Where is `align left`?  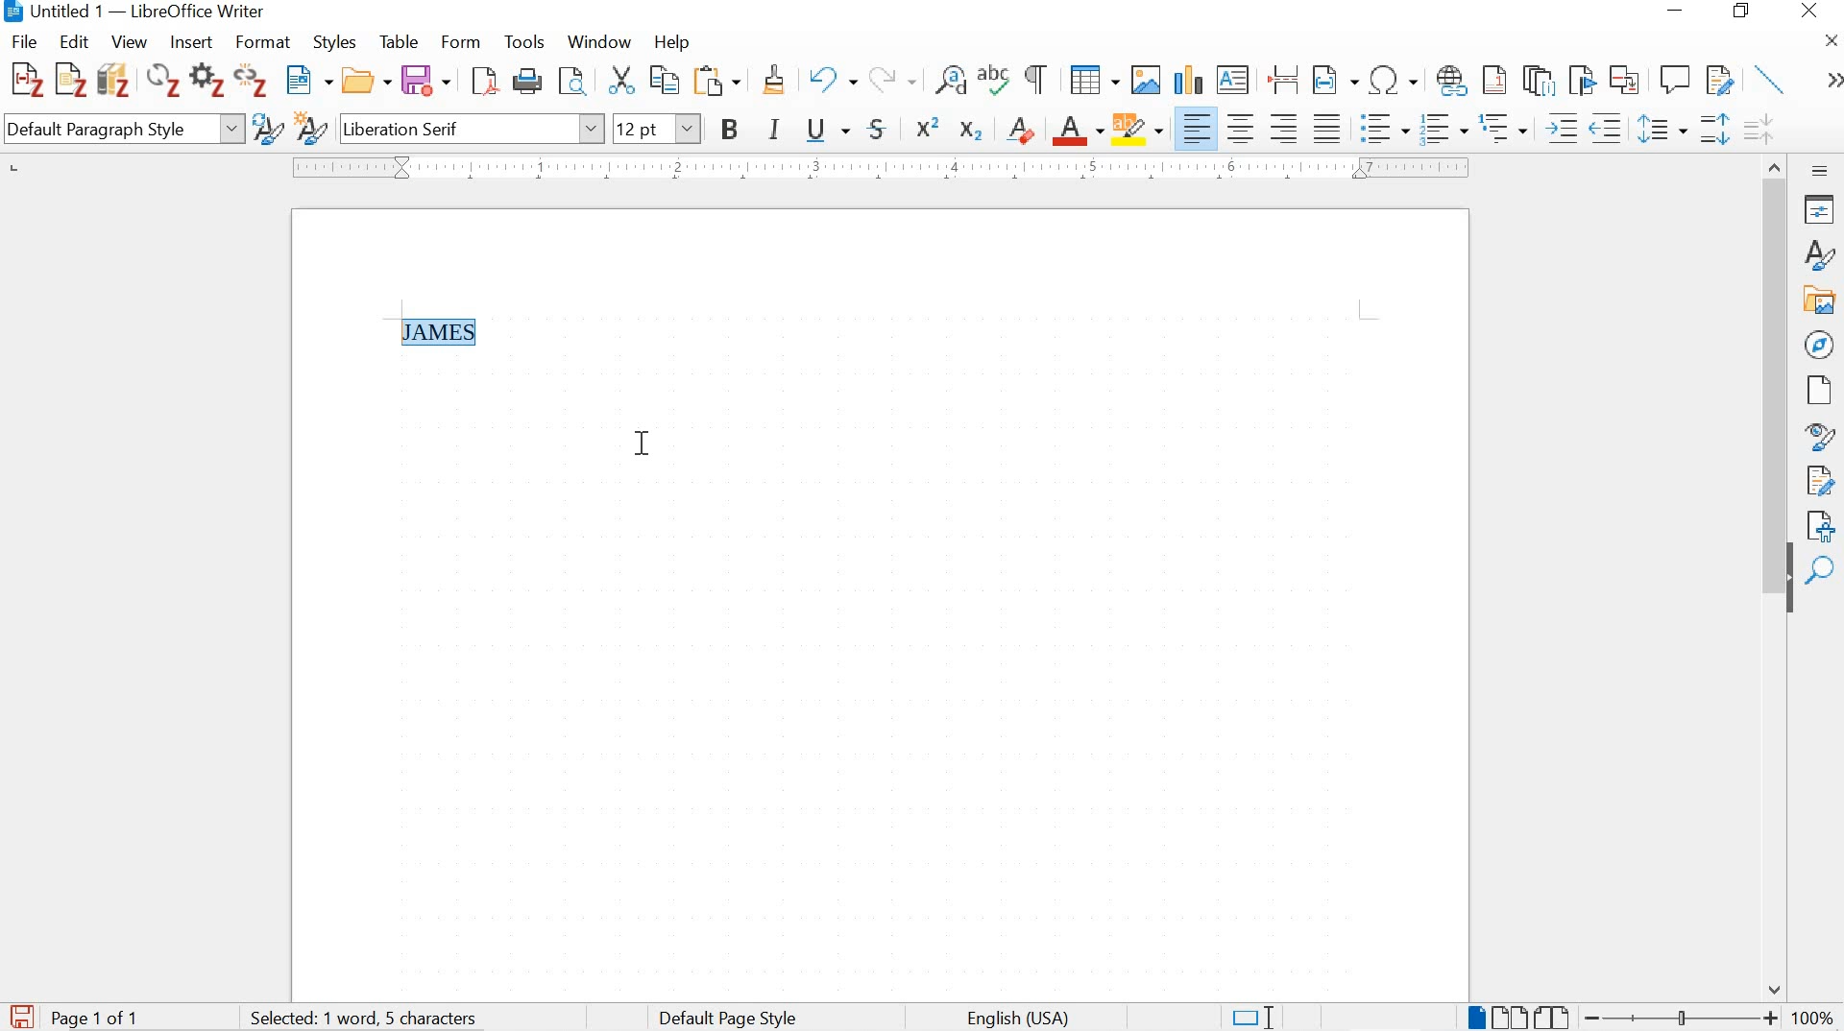 align left is located at coordinates (1199, 129).